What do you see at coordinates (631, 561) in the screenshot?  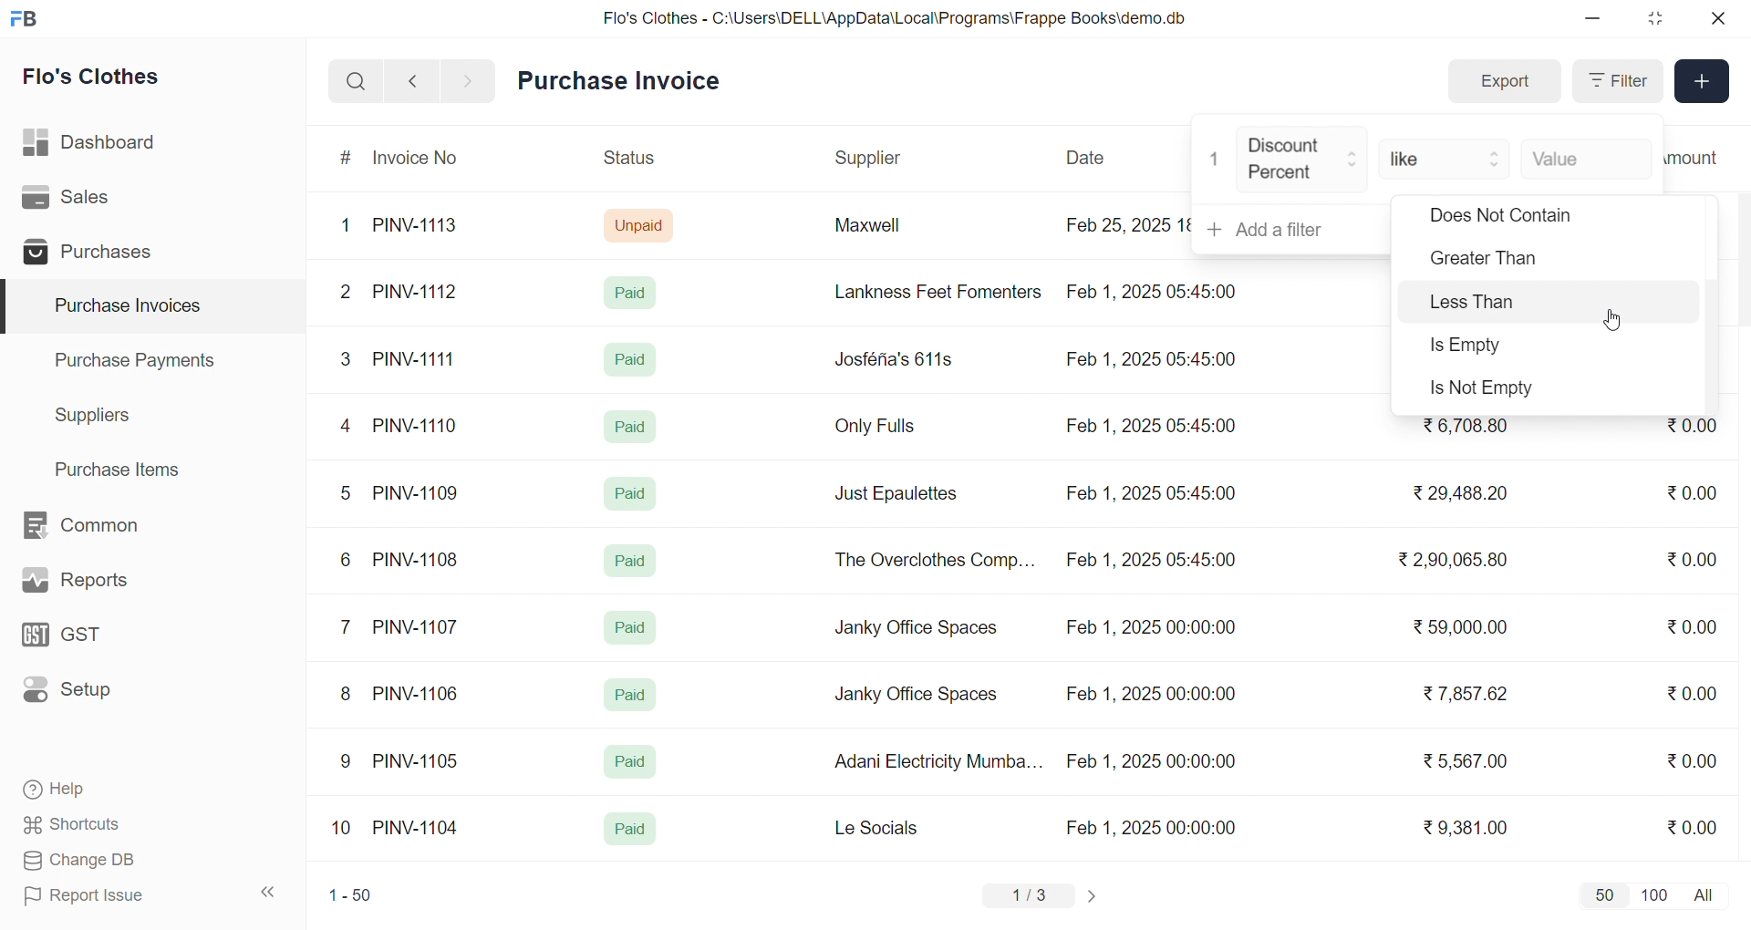 I see `Paid` at bounding box center [631, 561].